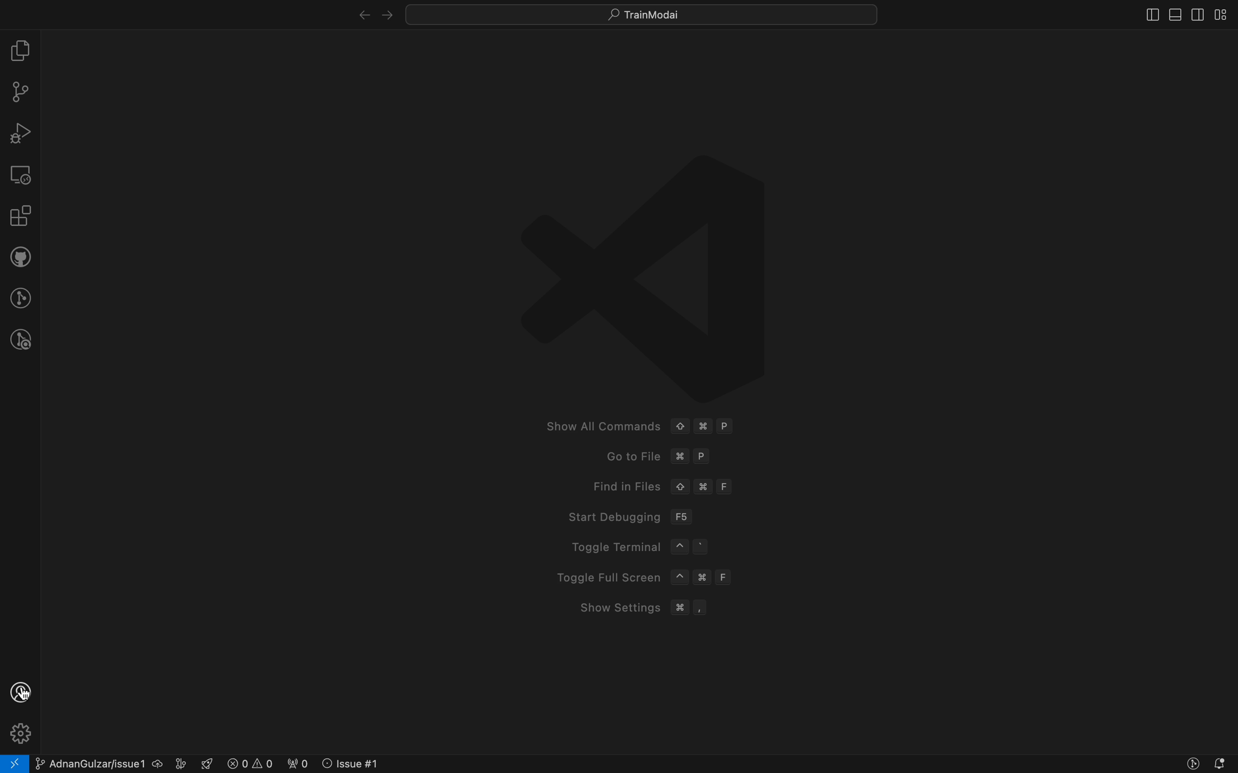 Image resolution: width=1238 pixels, height=773 pixels. Describe the element at coordinates (20, 296) in the screenshot. I see `gitlens` at that location.